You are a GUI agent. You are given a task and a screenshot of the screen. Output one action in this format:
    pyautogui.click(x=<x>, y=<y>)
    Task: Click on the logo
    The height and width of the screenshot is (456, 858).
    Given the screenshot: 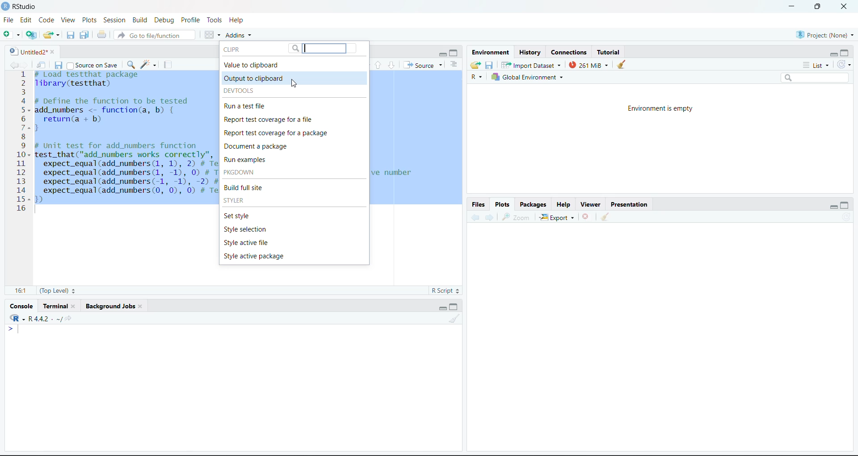 What is the action you would take?
    pyautogui.click(x=5, y=6)
    